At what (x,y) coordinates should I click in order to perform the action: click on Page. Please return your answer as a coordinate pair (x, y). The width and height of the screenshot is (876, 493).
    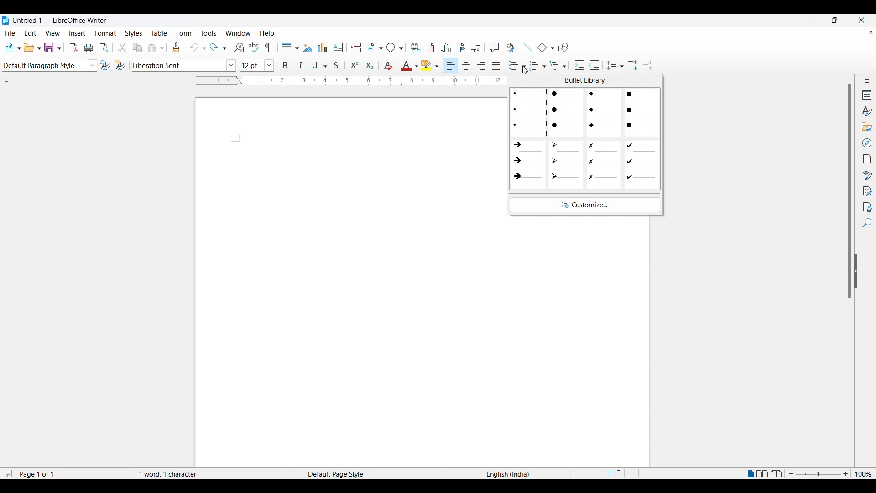
    Looking at the image, I should click on (866, 157).